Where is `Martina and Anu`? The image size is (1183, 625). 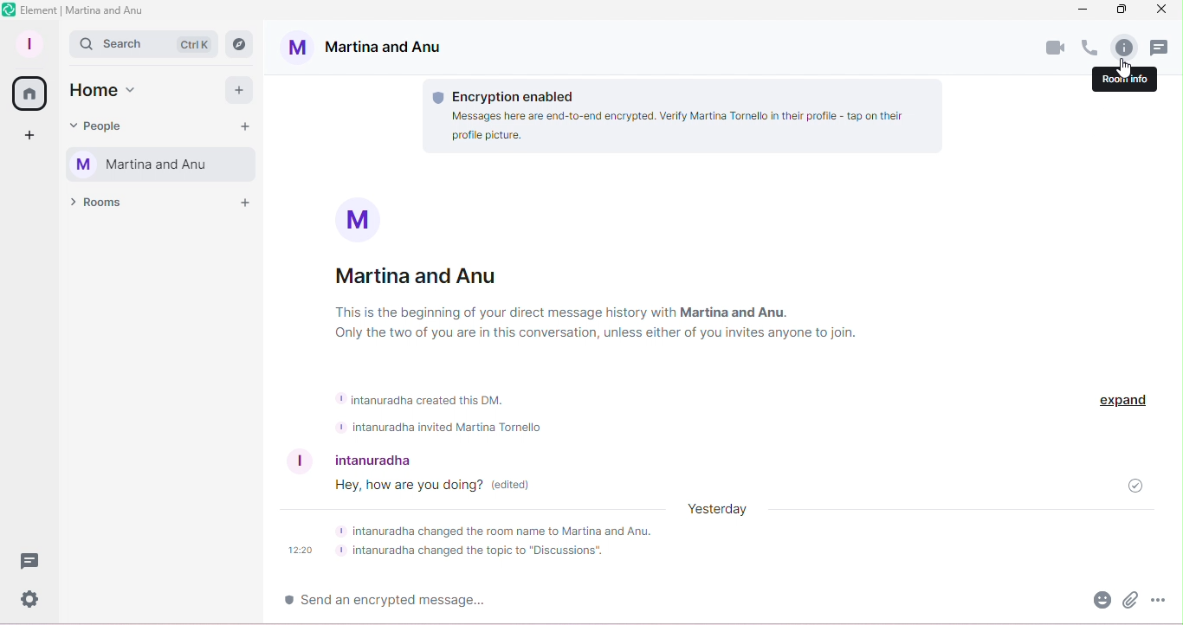 Martina and Anu is located at coordinates (158, 166).